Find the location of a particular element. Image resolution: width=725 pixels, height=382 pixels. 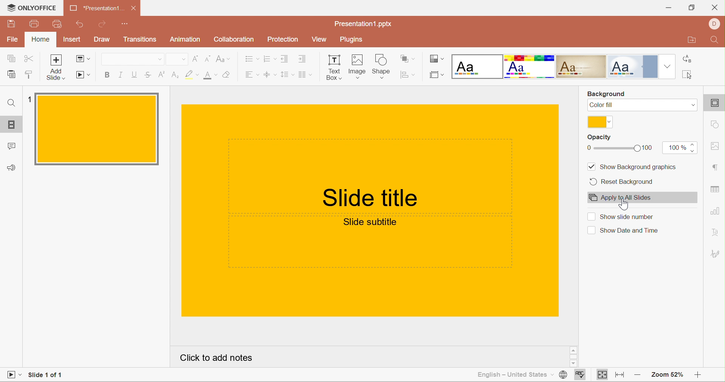

DELL is located at coordinates (716, 23).